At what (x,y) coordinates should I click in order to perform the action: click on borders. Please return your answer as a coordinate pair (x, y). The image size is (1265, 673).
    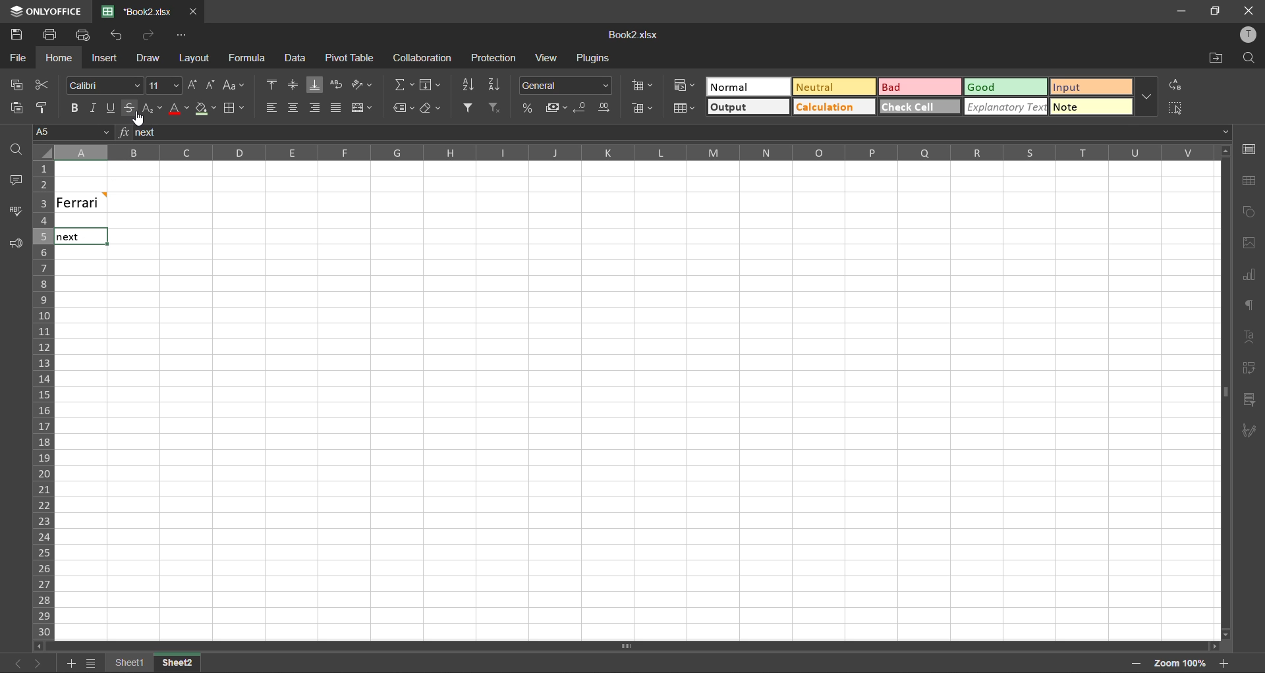
    Looking at the image, I should click on (235, 109).